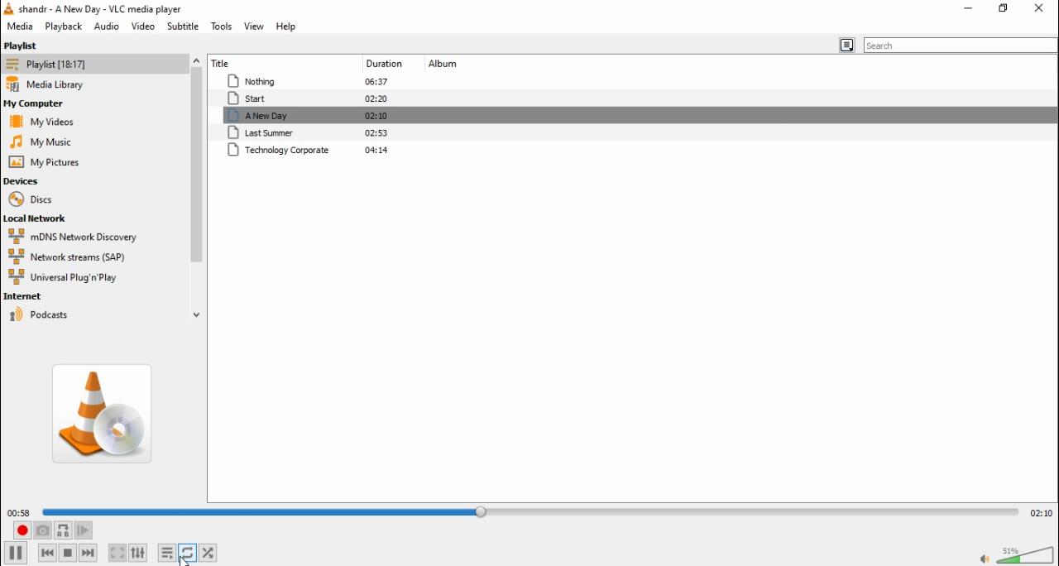 Image resolution: width=1059 pixels, height=566 pixels. Describe the element at coordinates (45, 121) in the screenshot. I see `my videos` at that location.